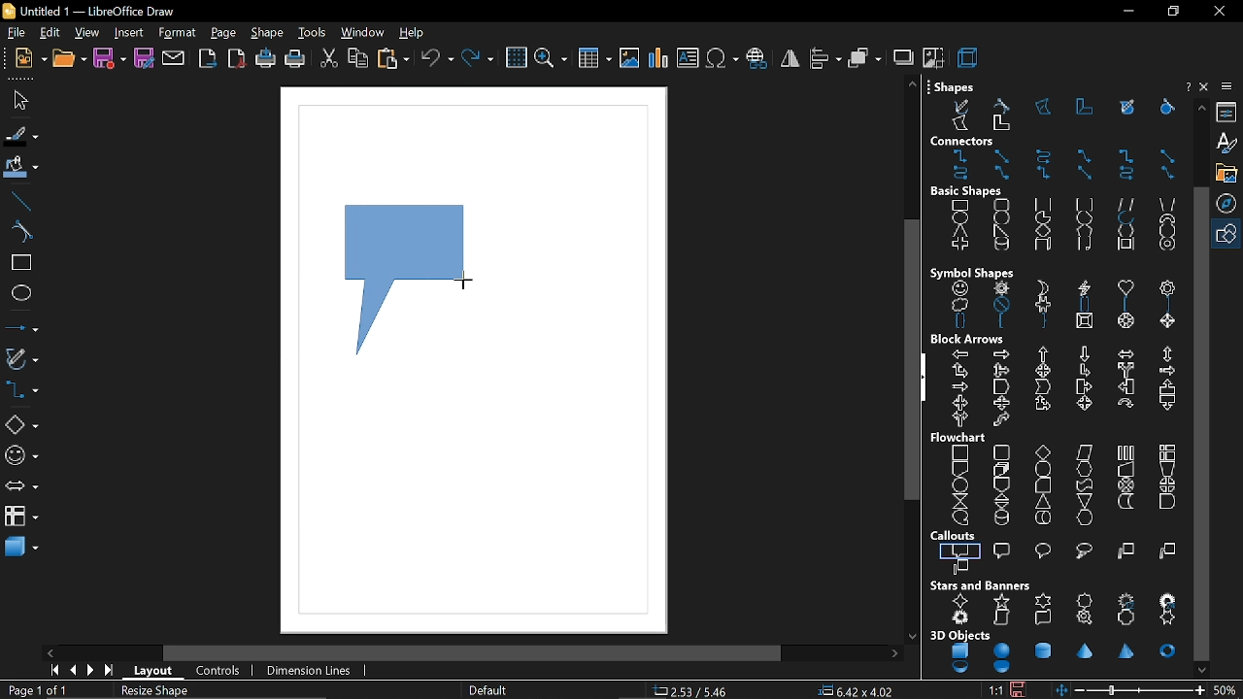 This screenshot has height=699, width=1243. What do you see at coordinates (1166, 484) in the screenshot?
I see `or` at bounding box center [1166, 484].